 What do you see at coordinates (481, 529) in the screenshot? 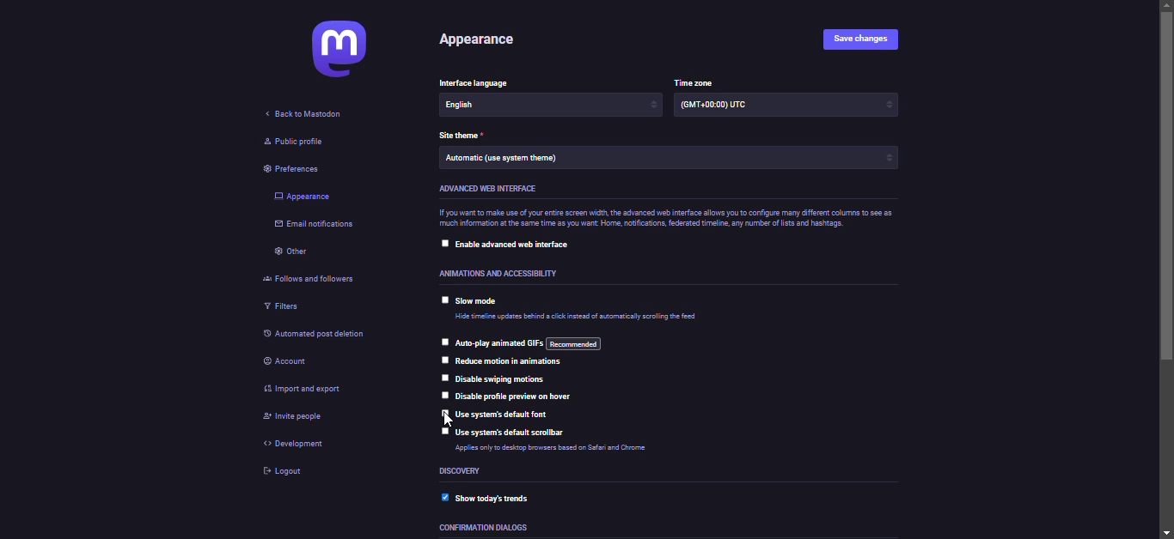
I see `dialoges` at bounding box center [481, 529].